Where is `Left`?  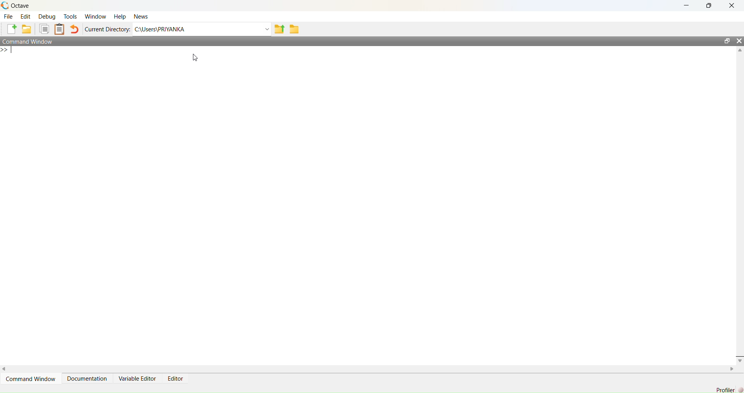
Left is located at coordinates (5, 368).